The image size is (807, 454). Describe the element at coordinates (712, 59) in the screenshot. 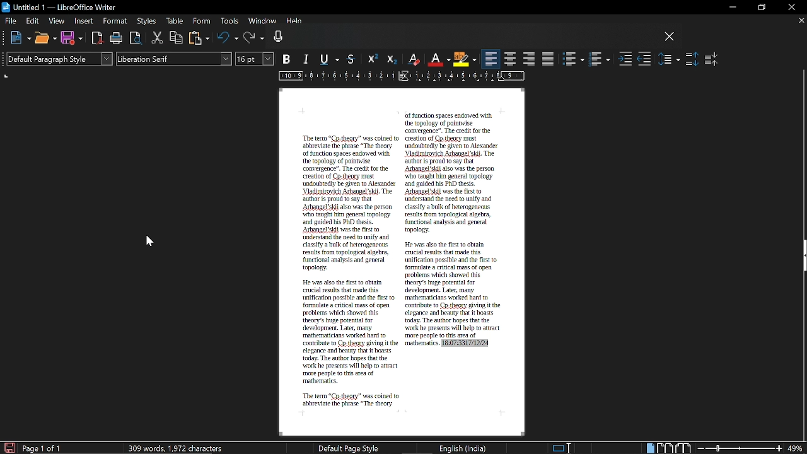

I see `Decrease paragraph spacing` at that location.